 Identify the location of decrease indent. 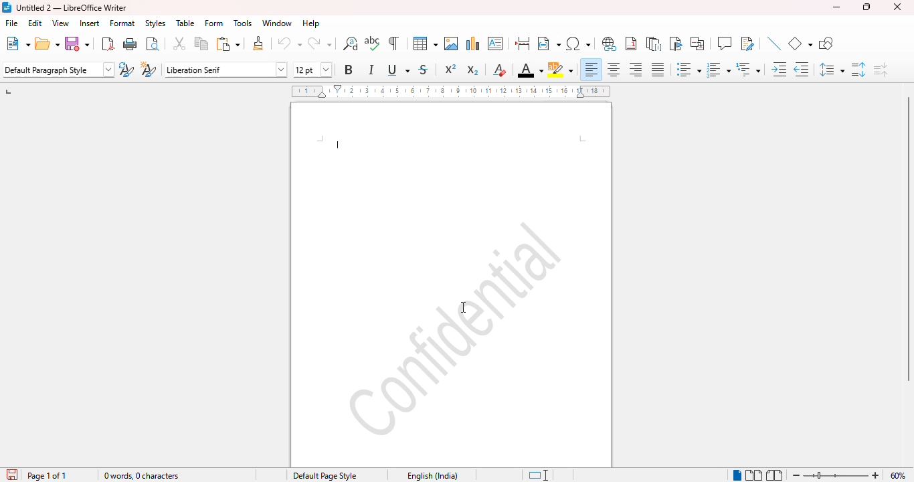
(801, 70).